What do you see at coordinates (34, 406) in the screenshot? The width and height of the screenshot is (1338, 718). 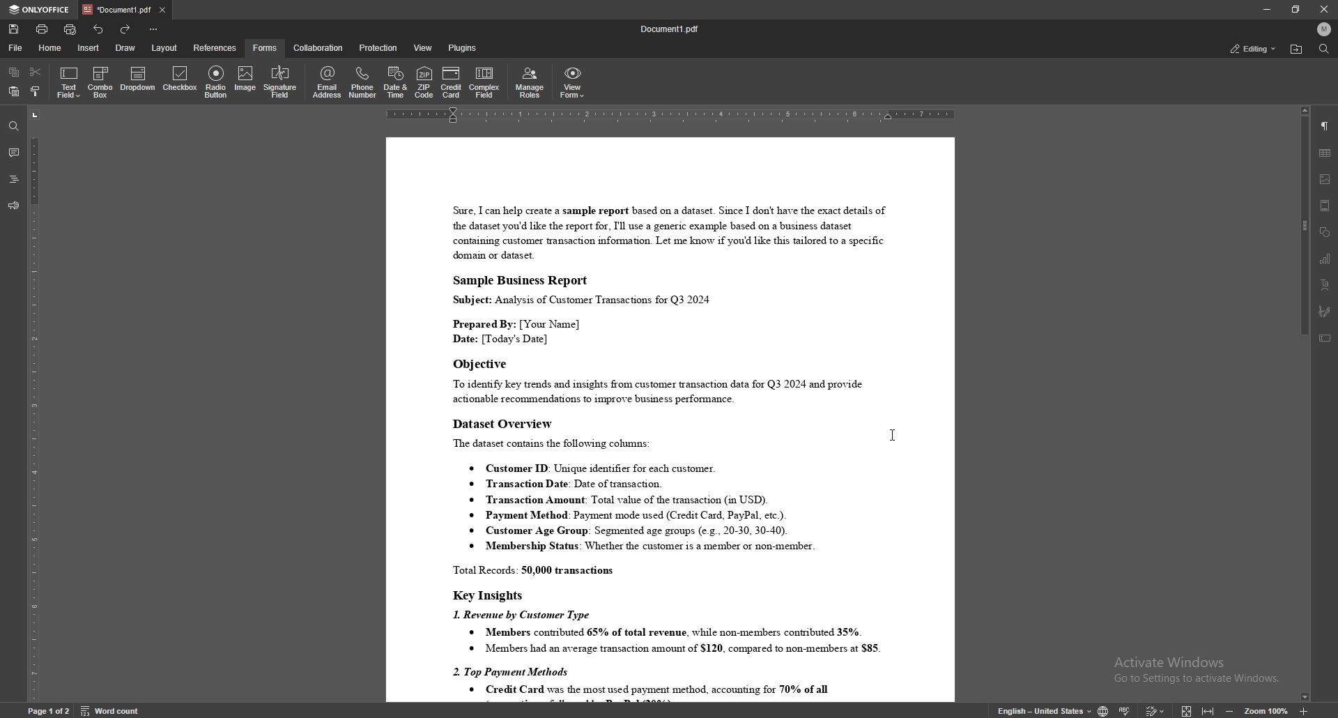 I see `vertical scale` at bounding box center [34, 406].